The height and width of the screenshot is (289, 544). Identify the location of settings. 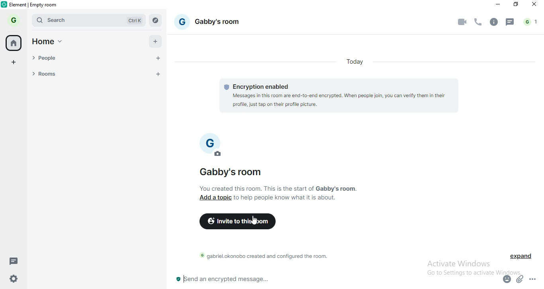
(12, 280).